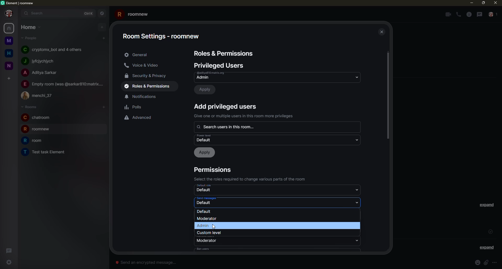 This screenshot has width=502, height=269. What do you see at coordinates (252, 179) in the screenshot?
I see `select the roles required` at bounding box center [252, 179].